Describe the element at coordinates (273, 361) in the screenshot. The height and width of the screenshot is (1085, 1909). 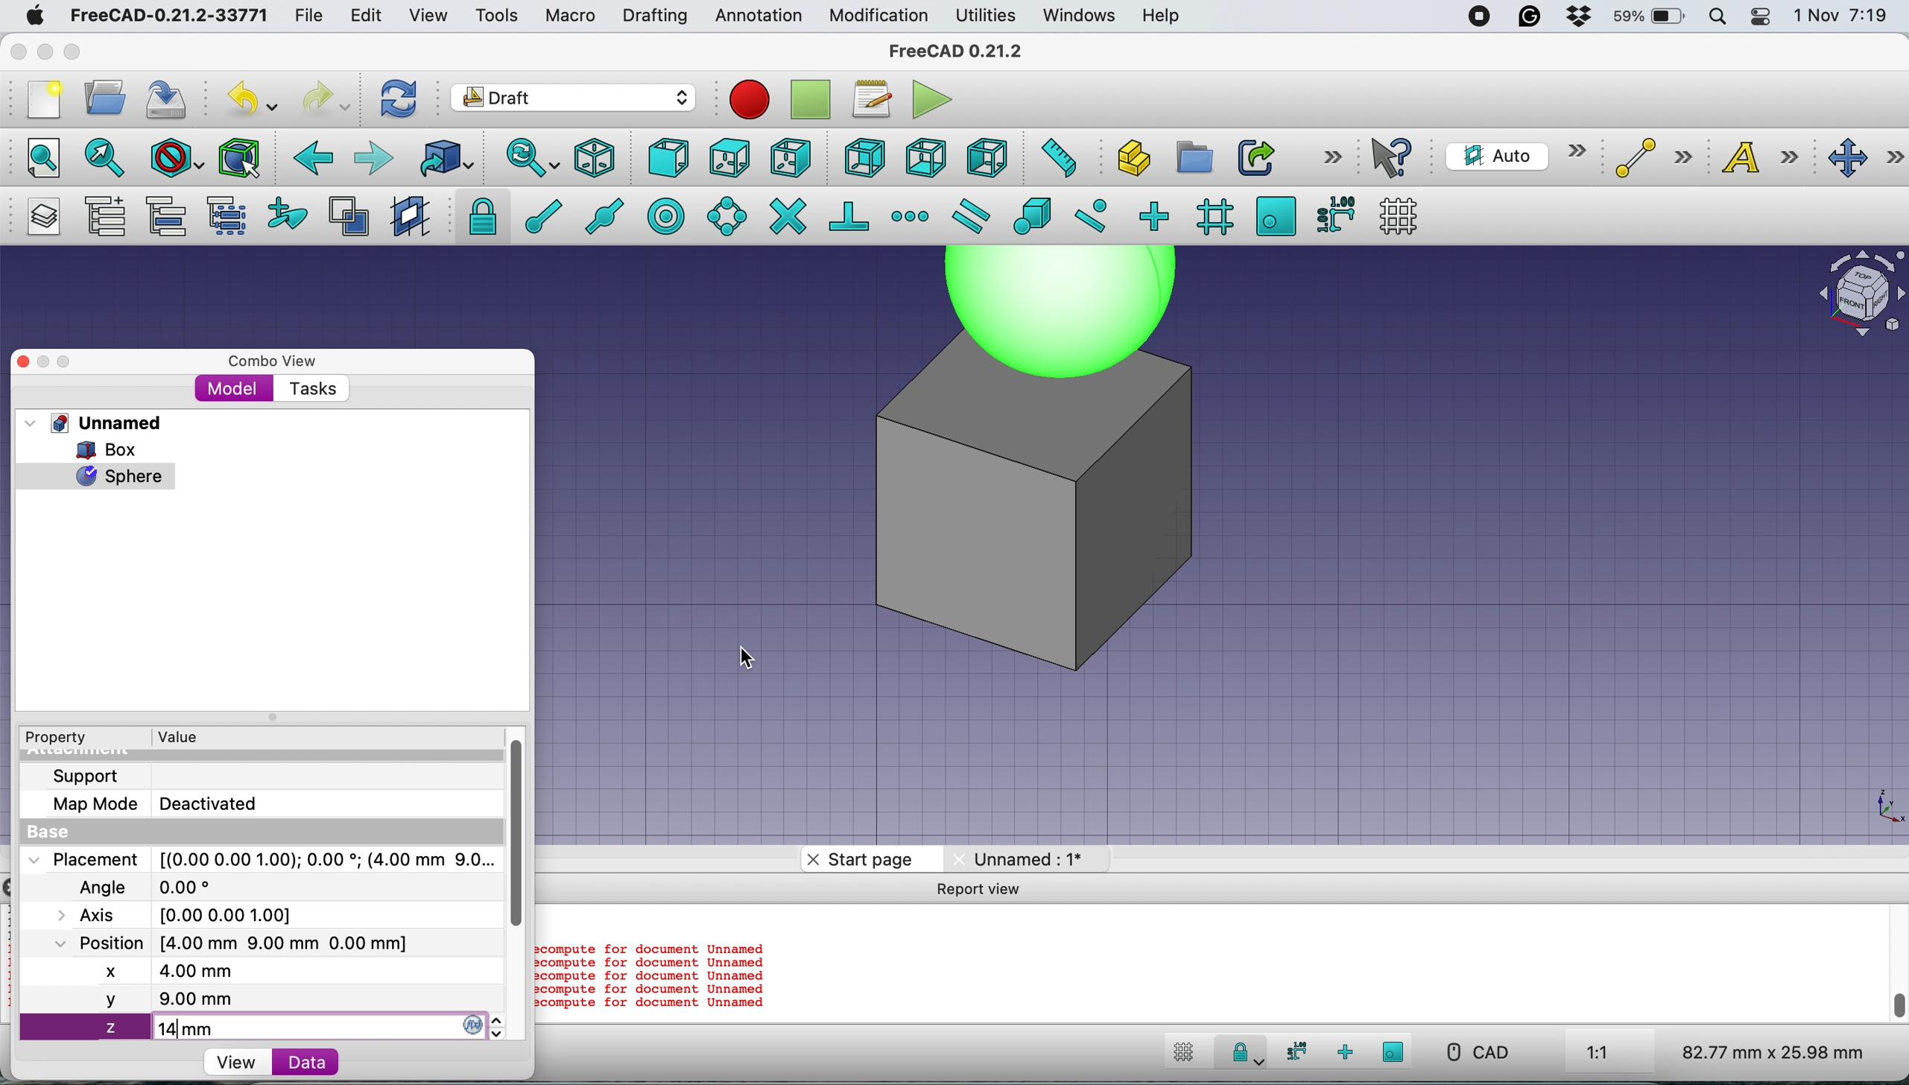
I see `combo view` at that location.